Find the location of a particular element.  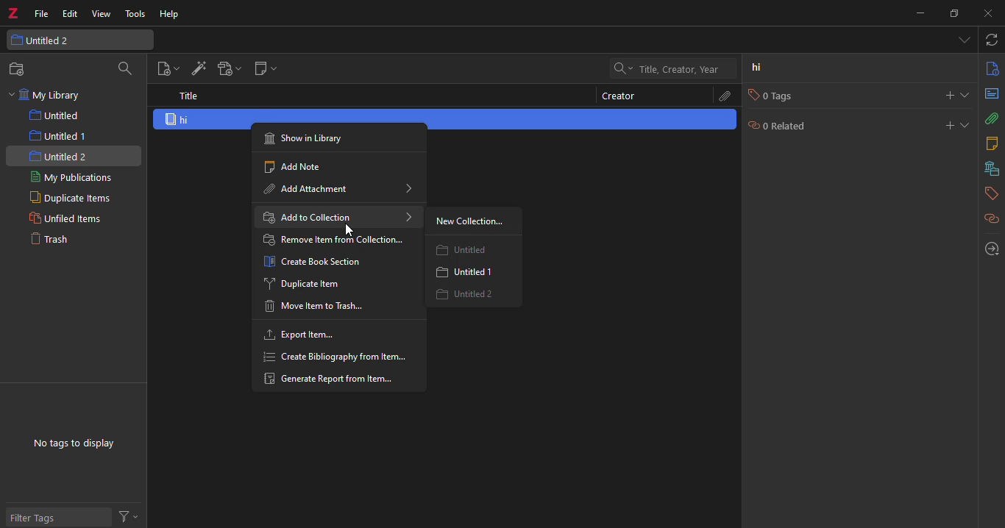

sync is located at coordinates (990, 39).